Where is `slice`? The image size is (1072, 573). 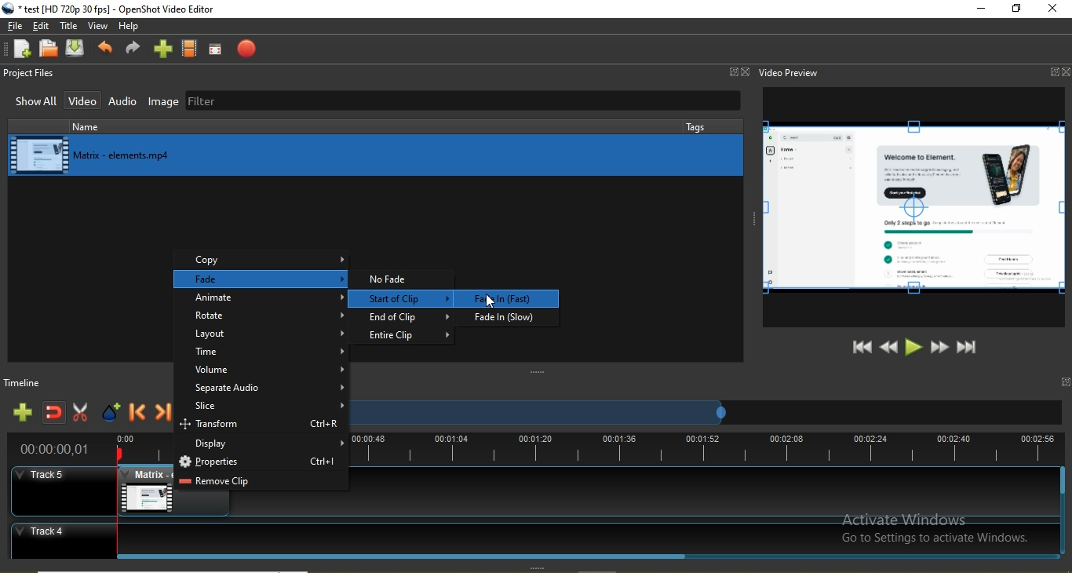
slice is located at coordinates (263, 407).